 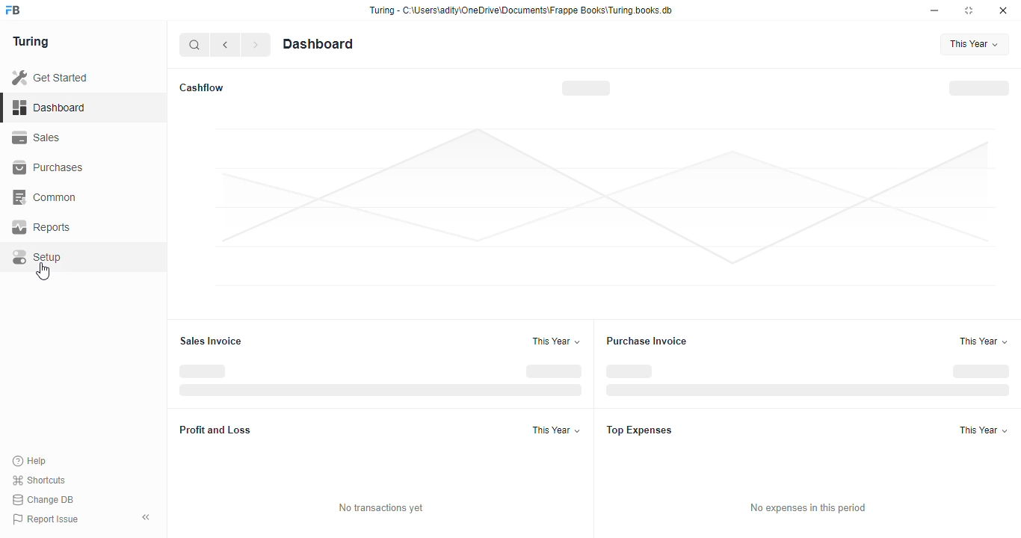 What do you see at coordinates (1005, 12) in the screenshot?
I see `close` at bounding box center [1005, 12].